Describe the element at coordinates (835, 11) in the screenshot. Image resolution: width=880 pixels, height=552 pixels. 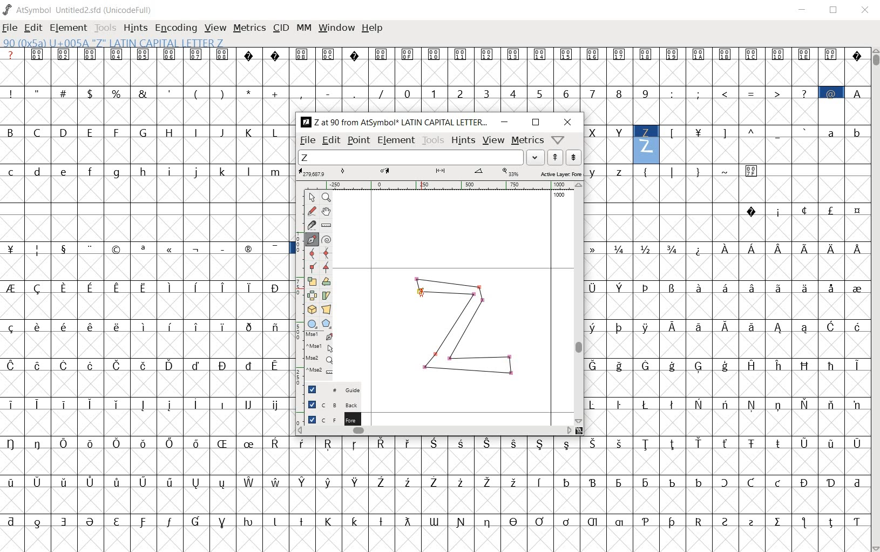
I see `restore down` at that location.